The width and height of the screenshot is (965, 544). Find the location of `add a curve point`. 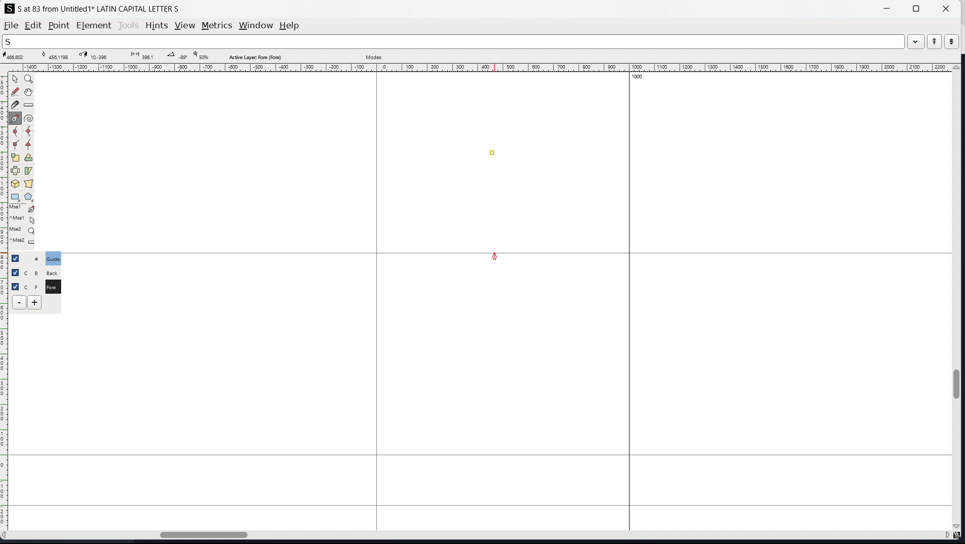

add a curve point is located at coordinates (16, 132).